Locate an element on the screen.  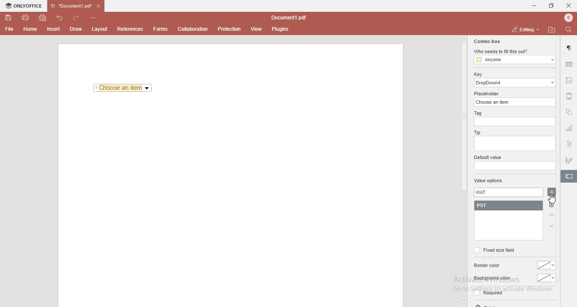
chart is located at coordinates (569, 130).